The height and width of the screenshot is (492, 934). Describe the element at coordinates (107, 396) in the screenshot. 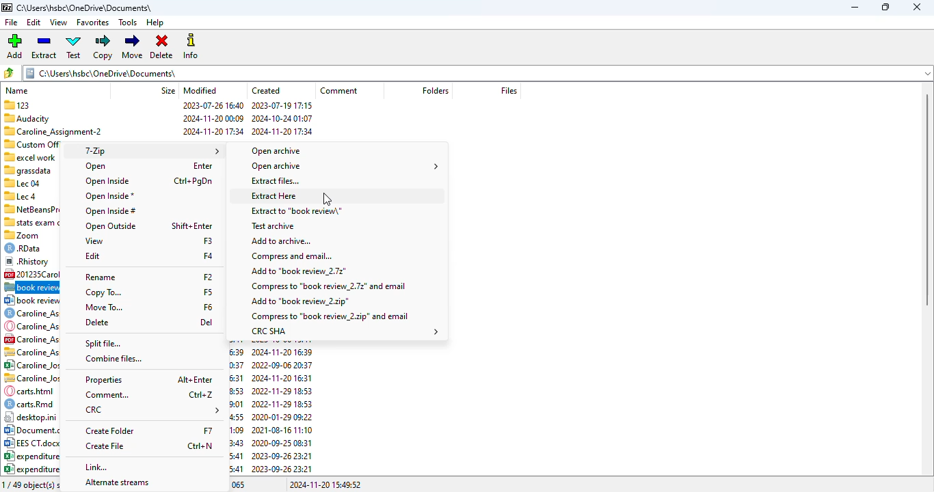

I see `comment` at that location.